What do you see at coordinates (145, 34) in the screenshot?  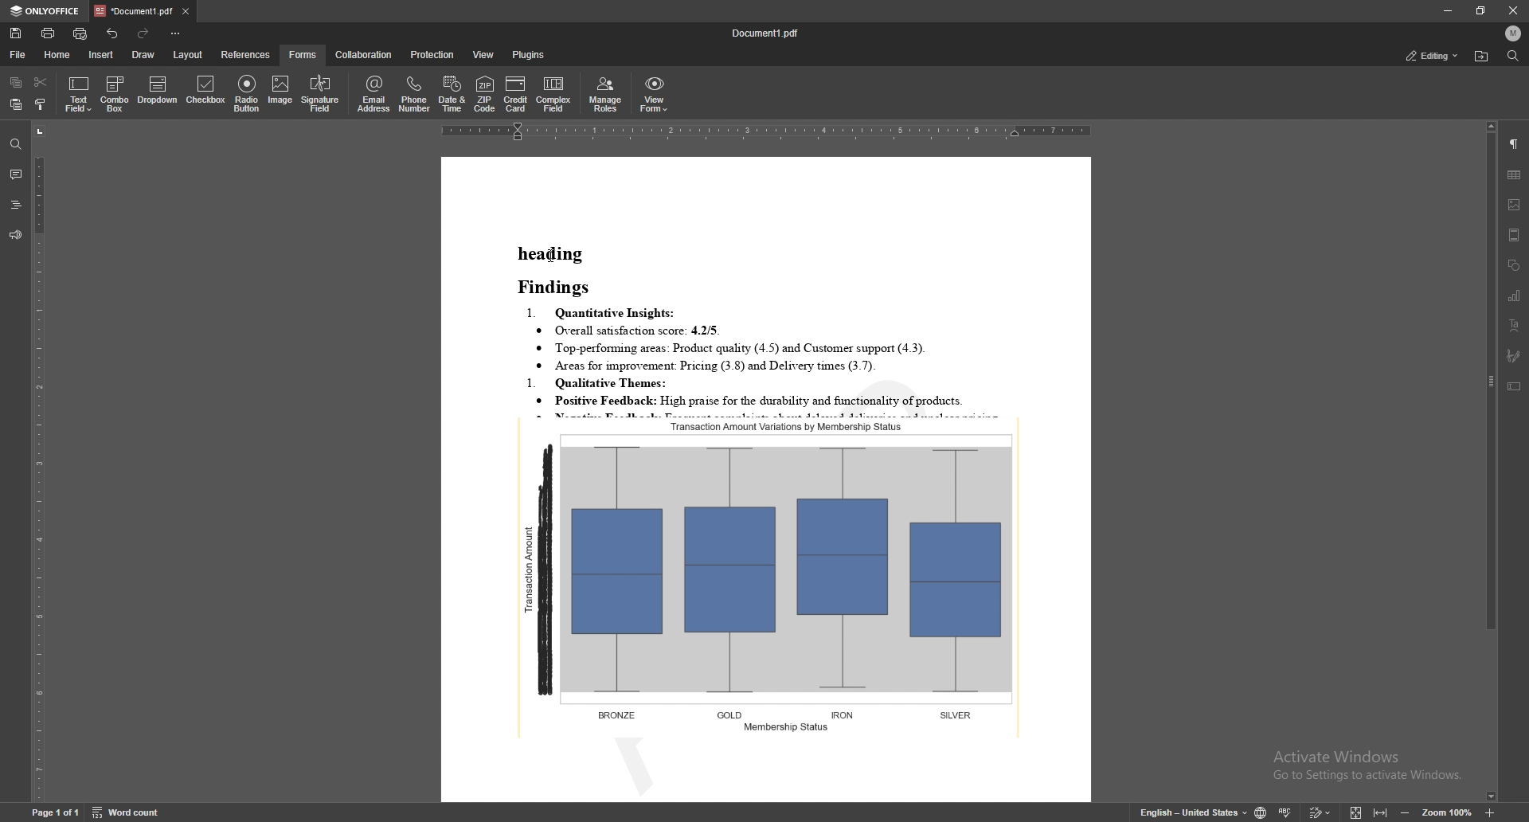 I see `redo` at bounding box center [145, 34].